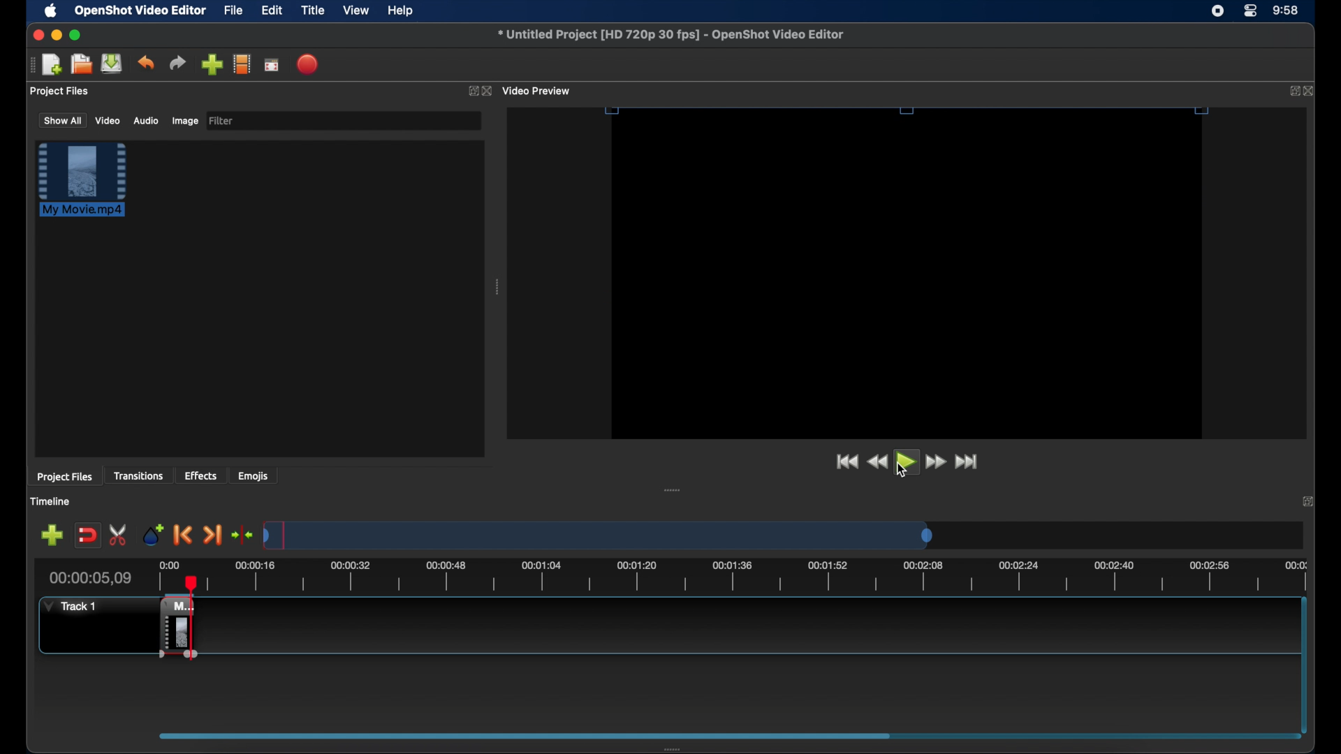 The height and width of the screenshot is (754, 1341). I want to click on expand, so click(1290, 91).